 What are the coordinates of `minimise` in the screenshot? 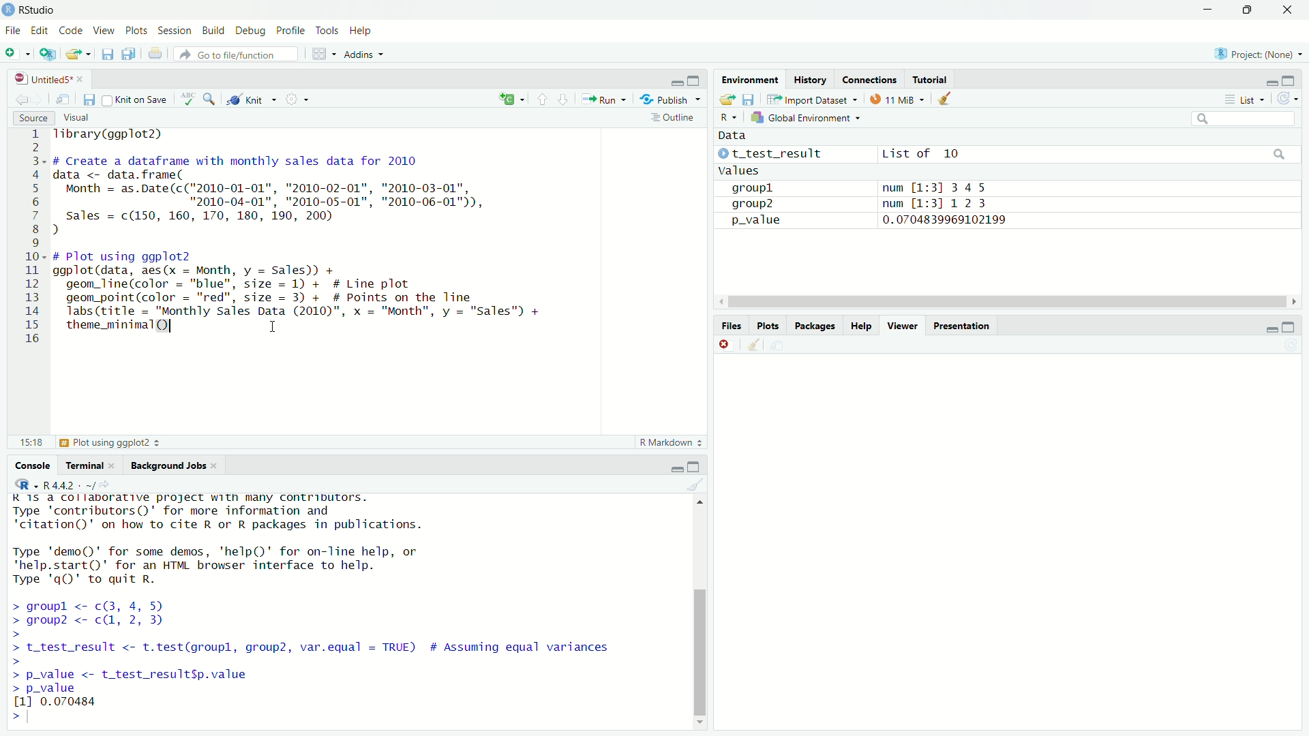 It's located at (1270, 328).